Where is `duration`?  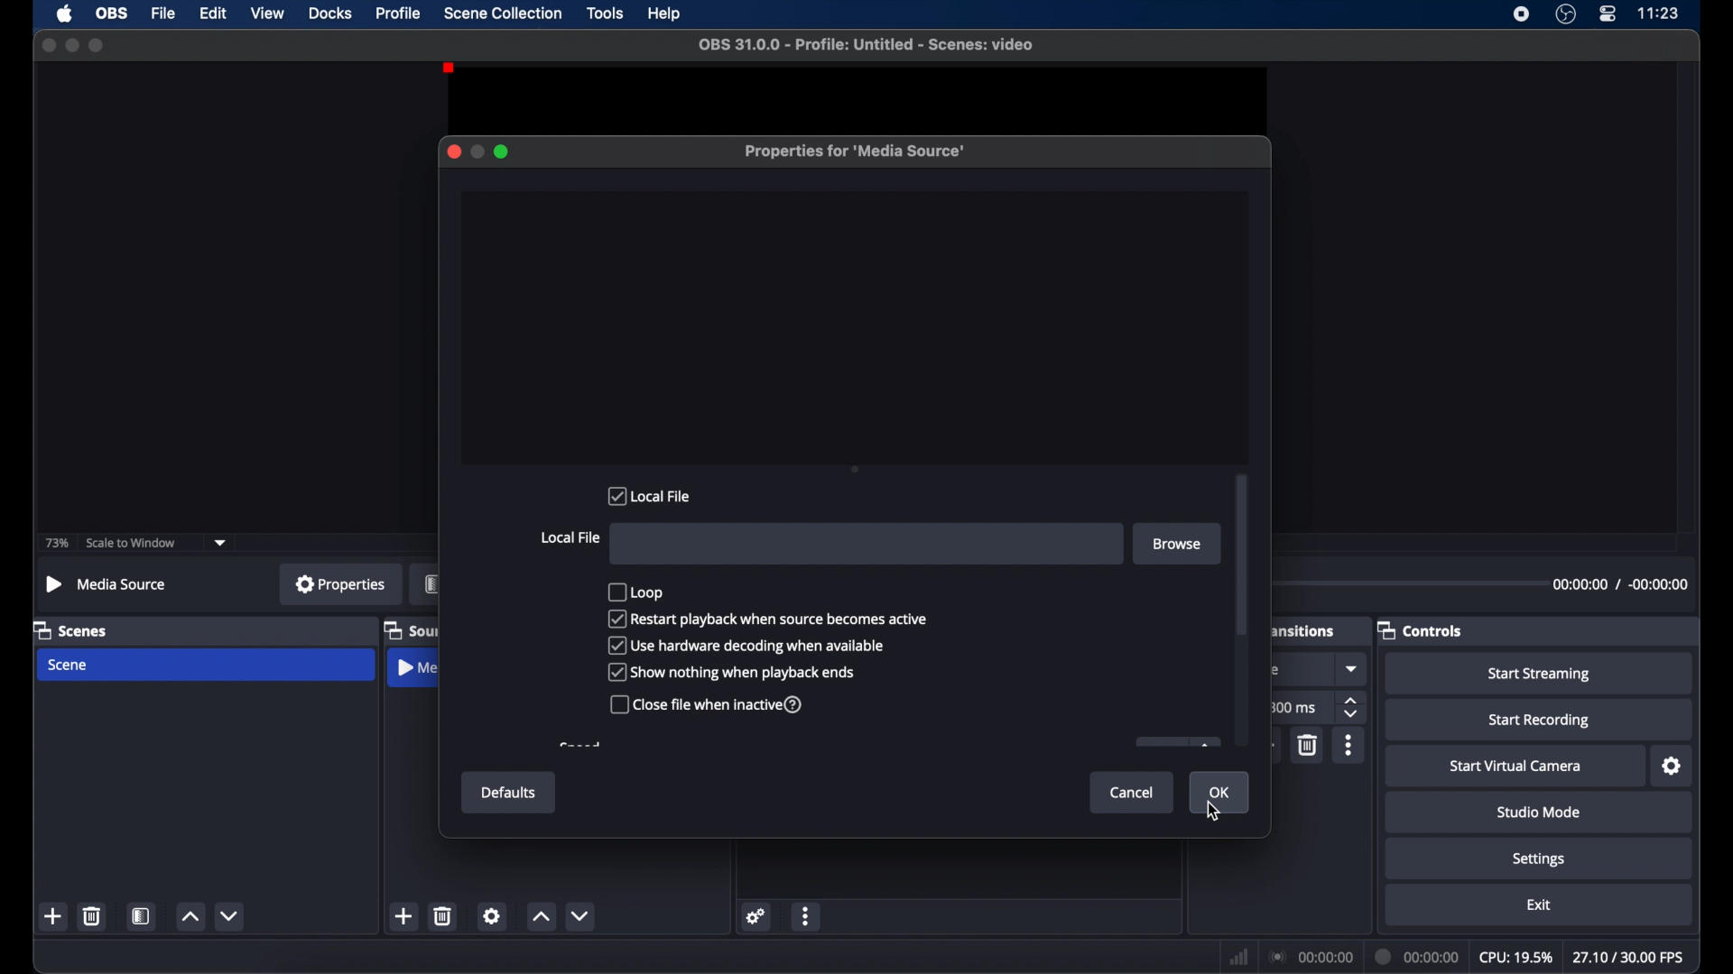 duration is located at coordinates (1419, 957).